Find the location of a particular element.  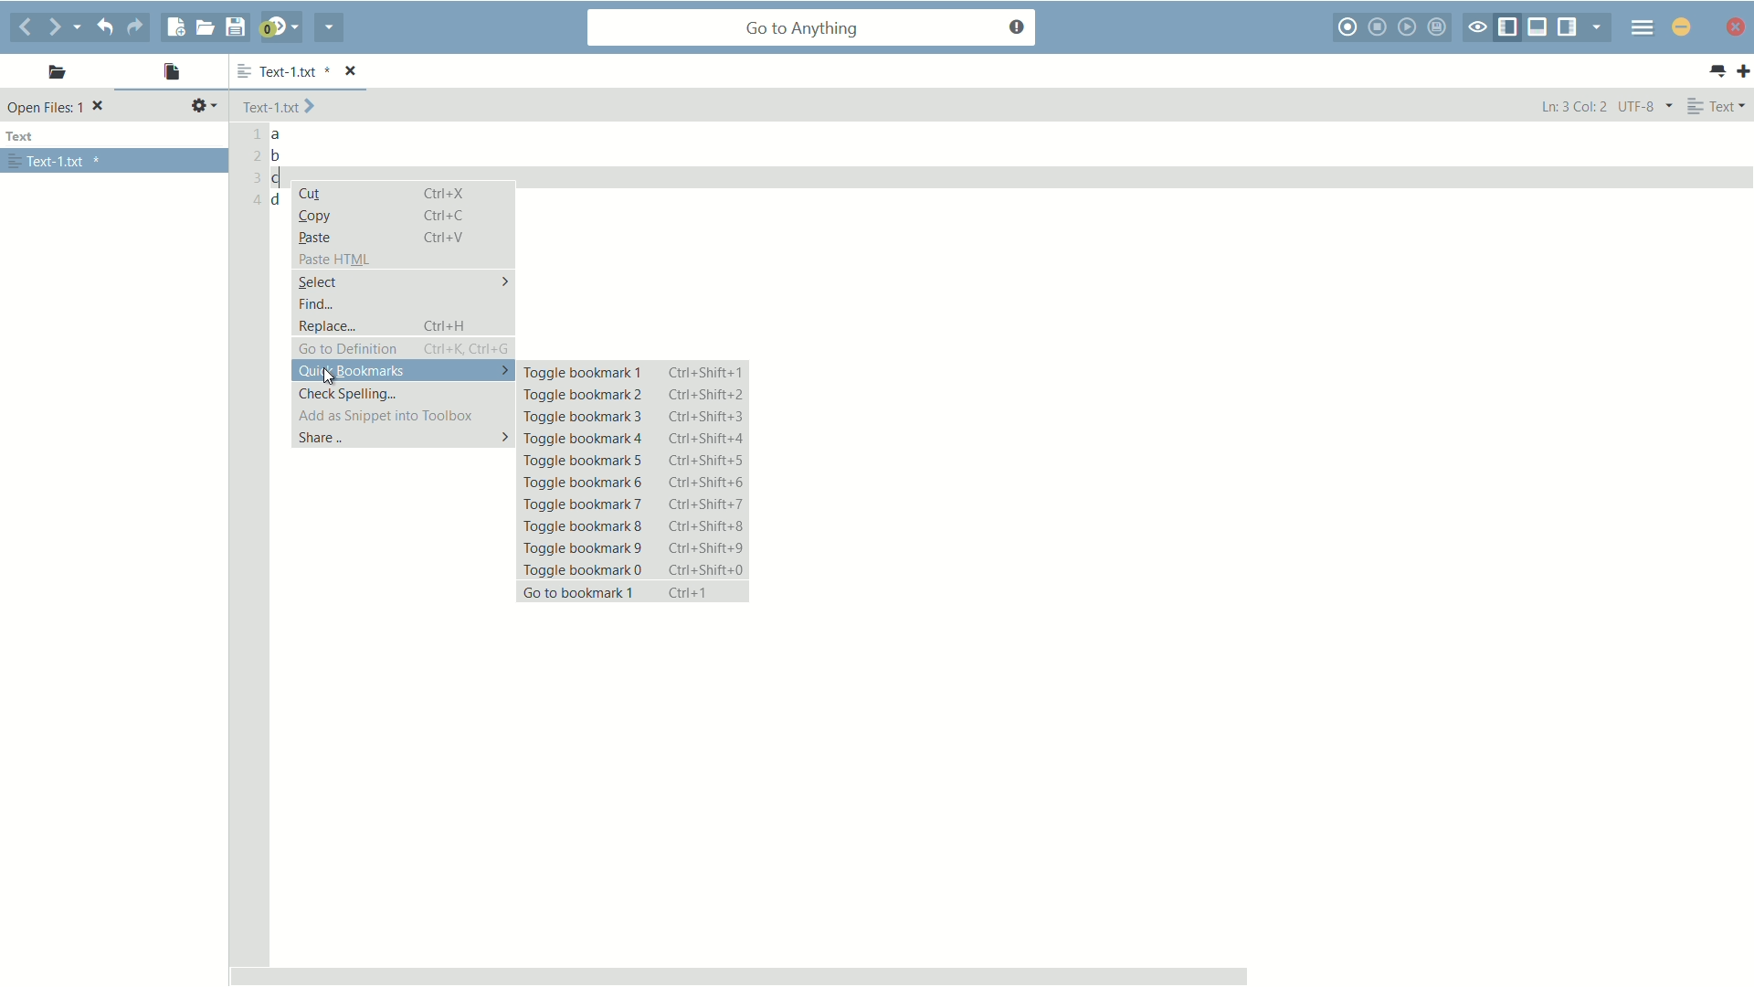

undo is located at coordinates (109, 27).